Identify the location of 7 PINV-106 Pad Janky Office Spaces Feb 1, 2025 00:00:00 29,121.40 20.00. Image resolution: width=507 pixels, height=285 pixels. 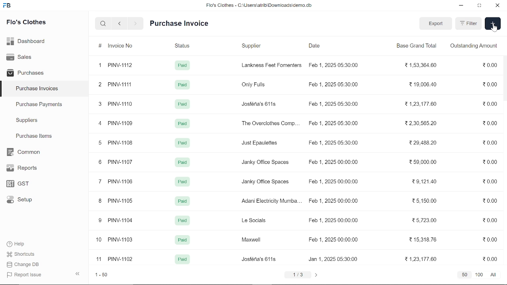
(295, 182).